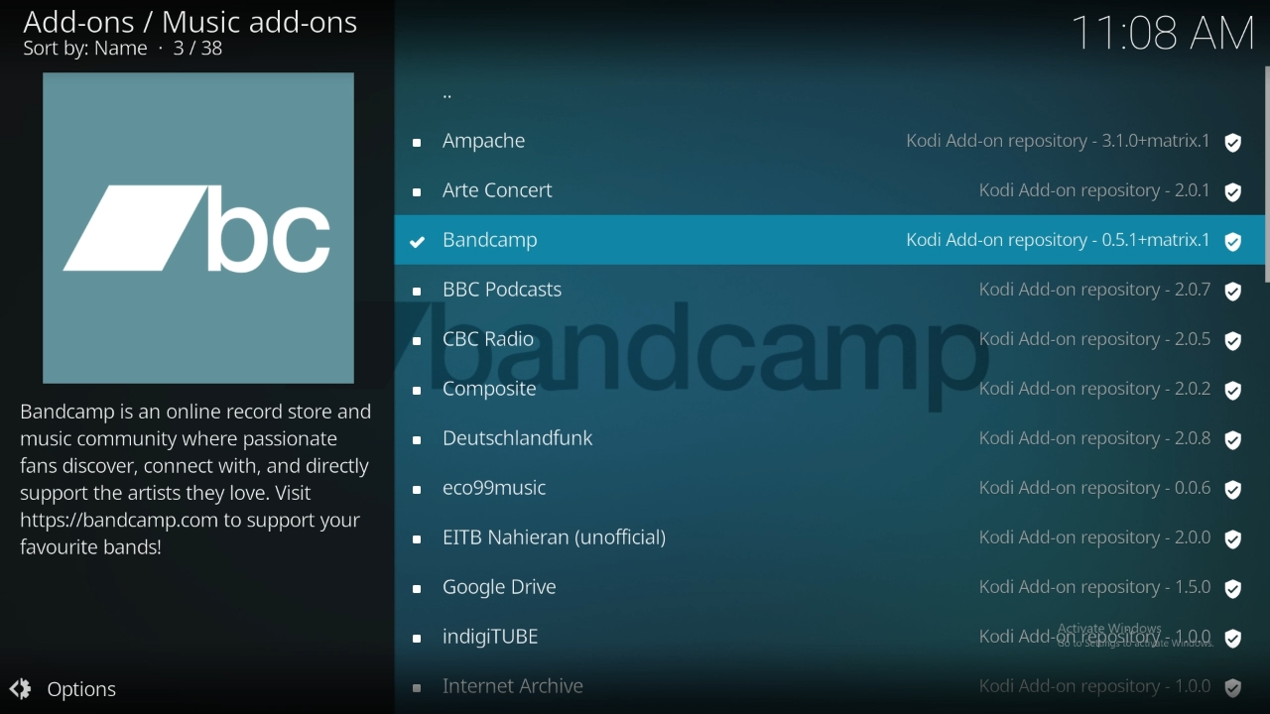 The height and width of the screenshot is (714, 1270). I want to click on description, so click(200, 508).